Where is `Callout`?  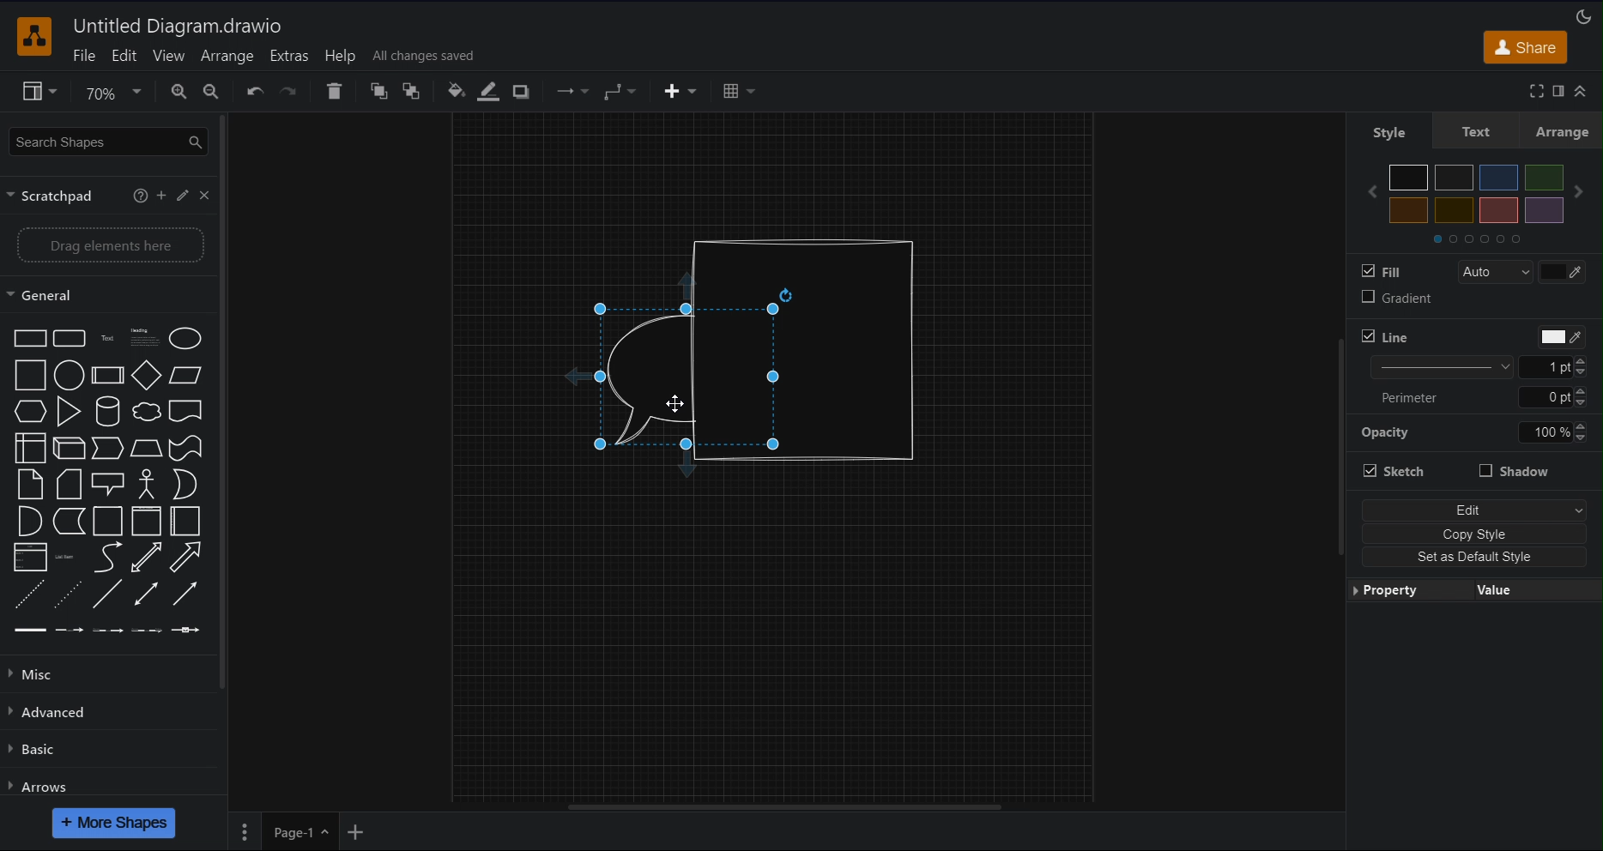
Callout is located at coordinates (109, 484).